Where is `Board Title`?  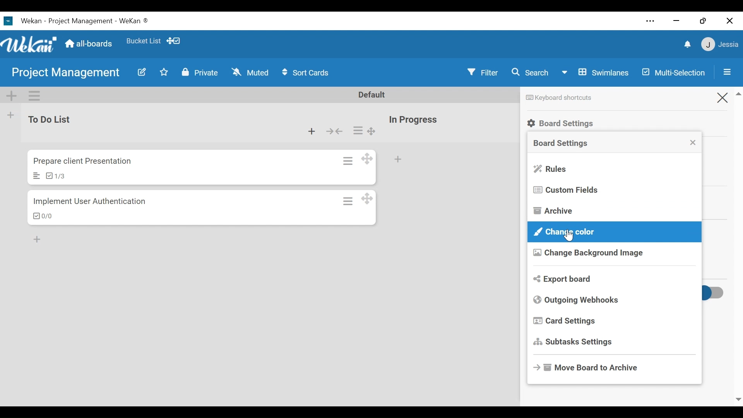
Board Title is located at coordinates (67, 74).